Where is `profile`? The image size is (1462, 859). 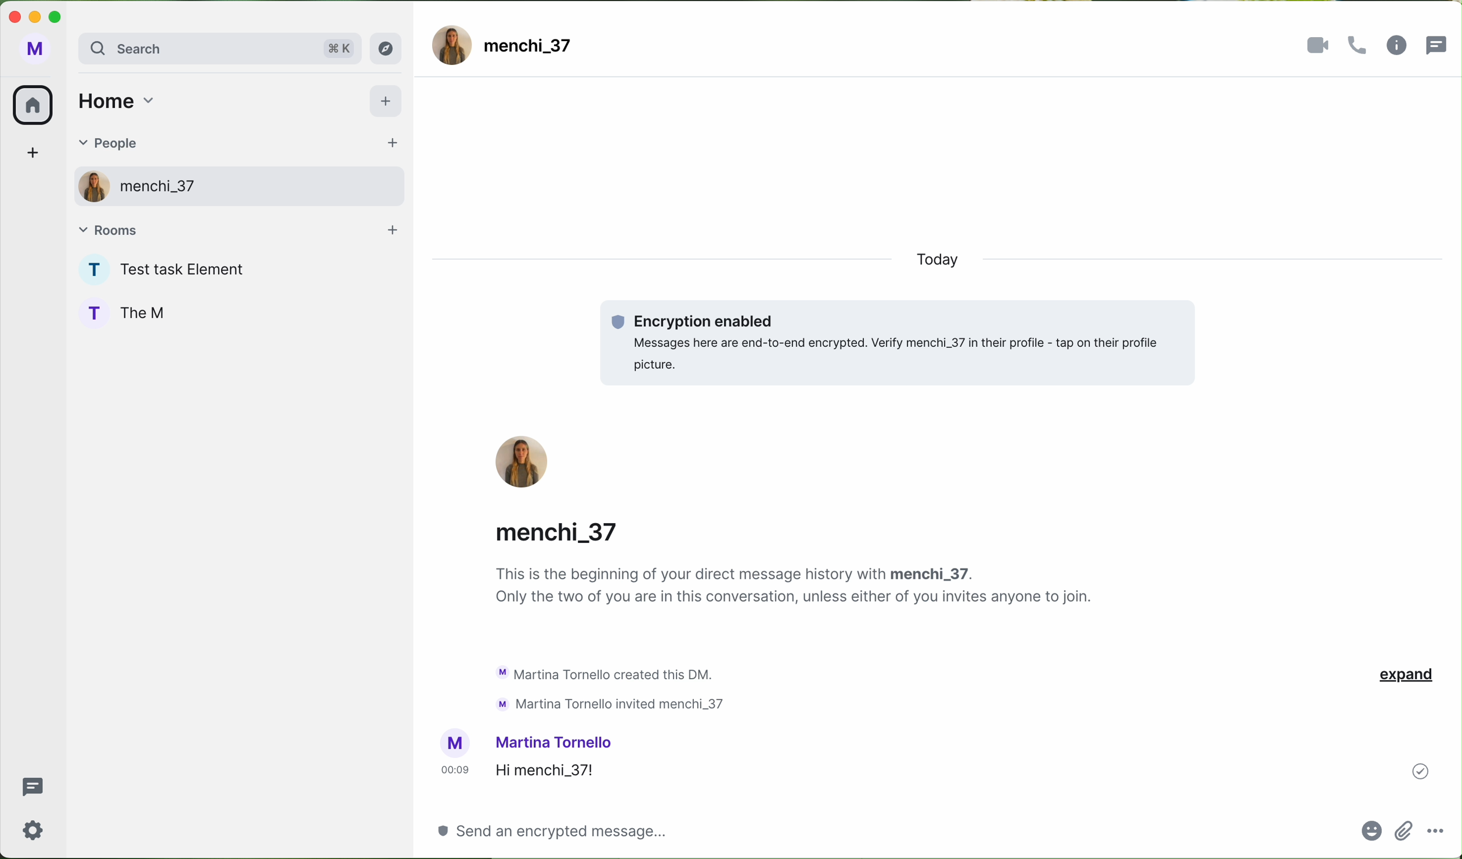
profile is located at coordinates (91, 311).